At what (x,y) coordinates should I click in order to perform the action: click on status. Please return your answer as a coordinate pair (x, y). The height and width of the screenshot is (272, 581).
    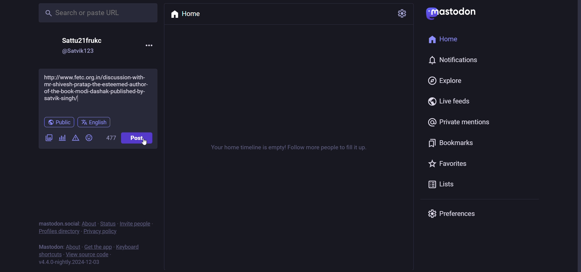
    Looking at the image, I should click on (107, 224).